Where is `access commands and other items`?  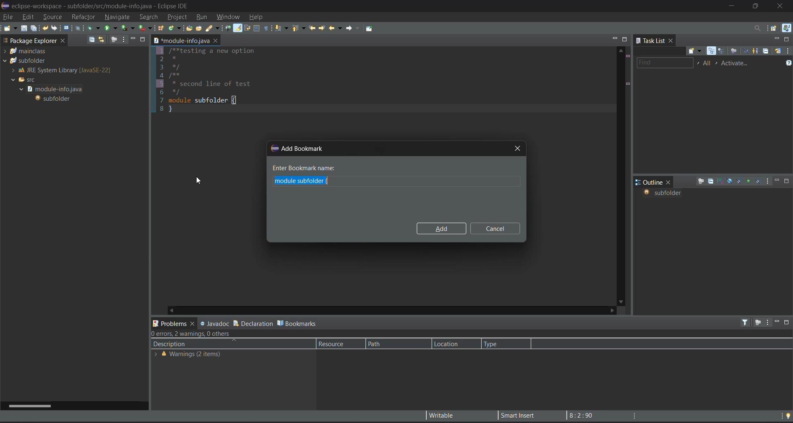
access commands and other items is located at coordinates (757, 28).